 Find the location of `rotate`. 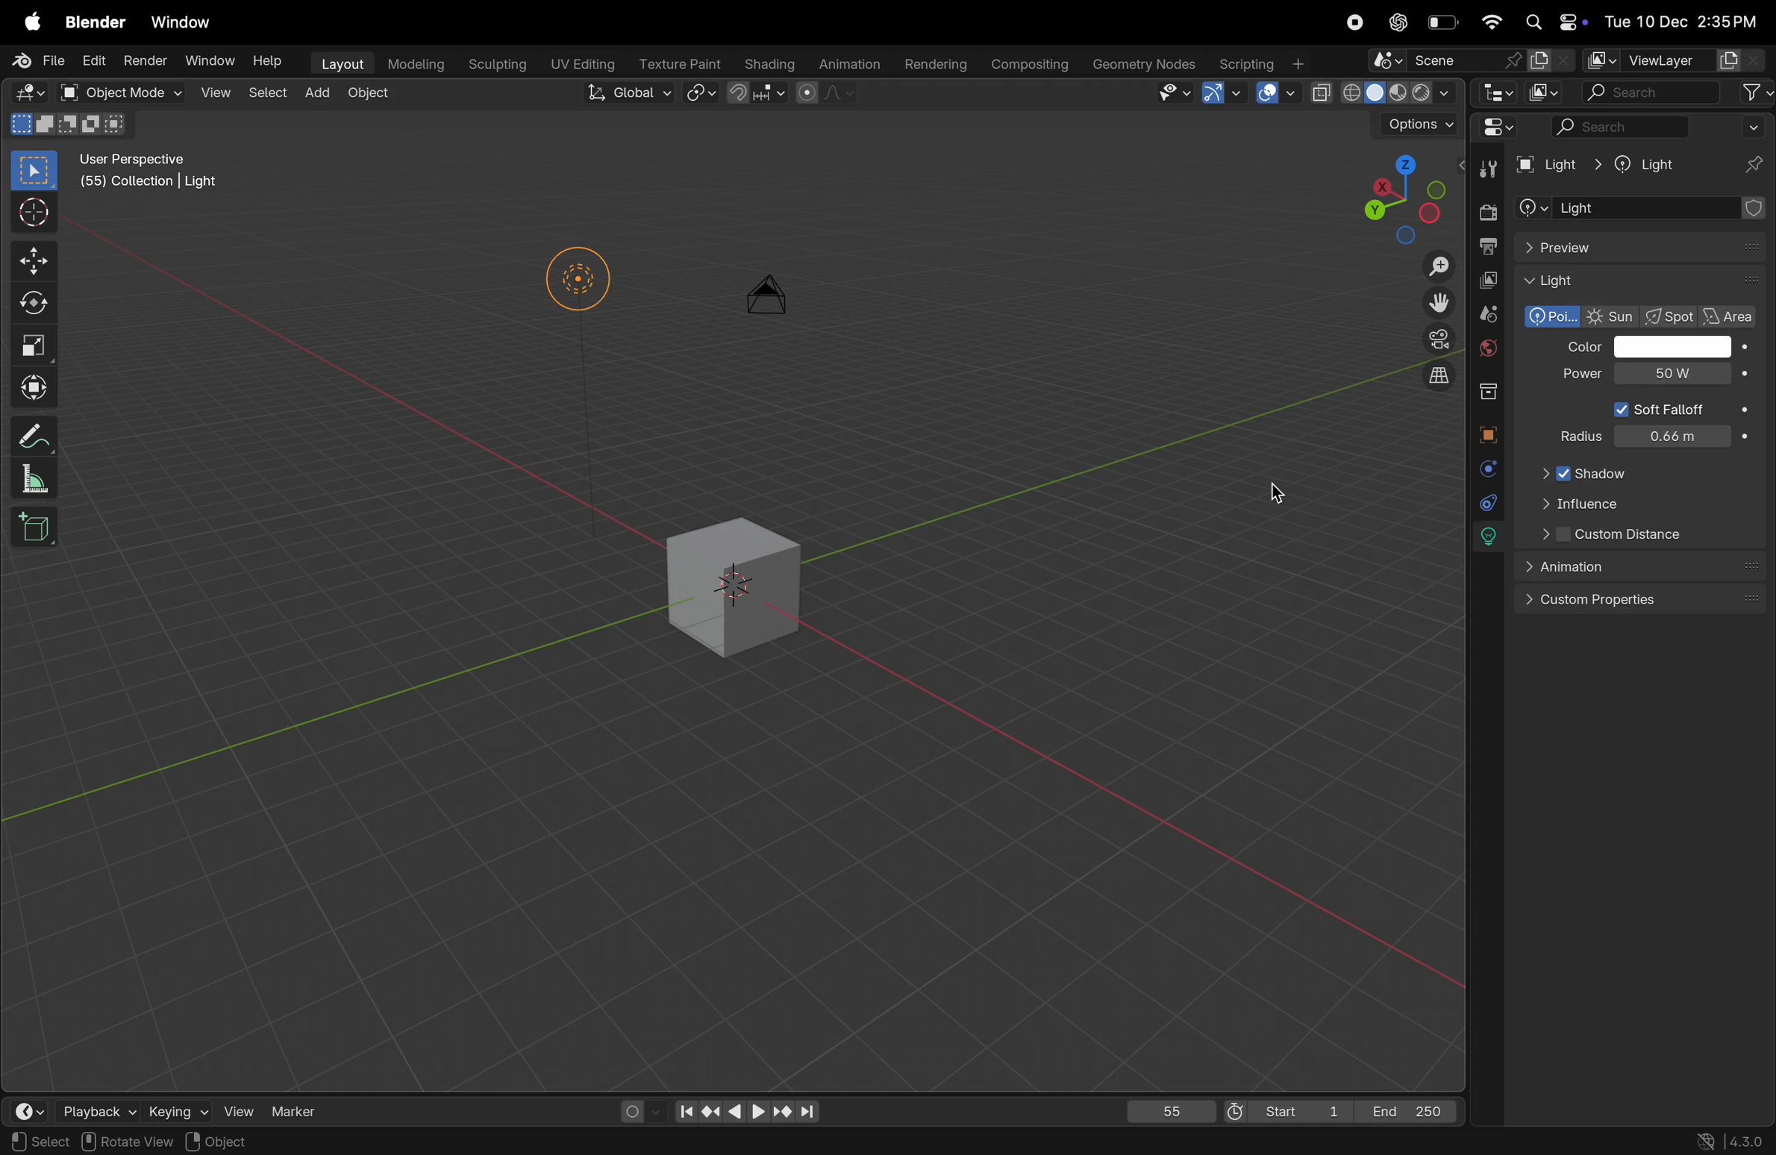

rotate is located at coordinates (34, 307).